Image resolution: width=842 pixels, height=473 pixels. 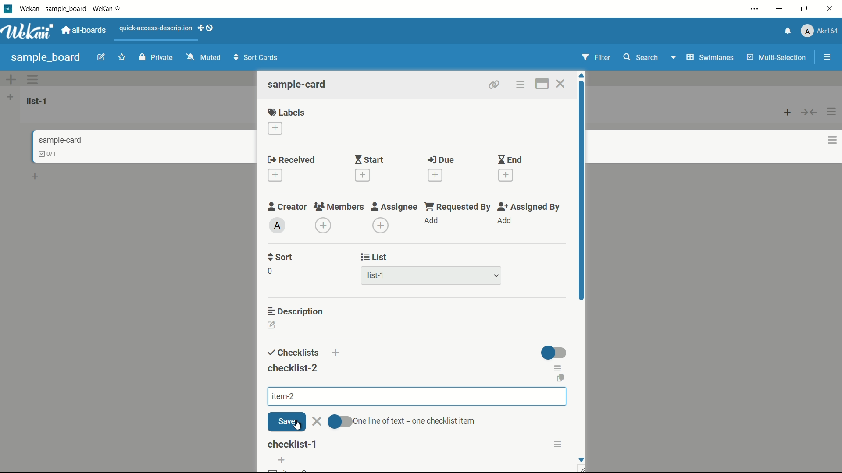 What do you see at coordinates (287, 206) in the screenshot?
I see `creator` at bounding box center [287, 206].